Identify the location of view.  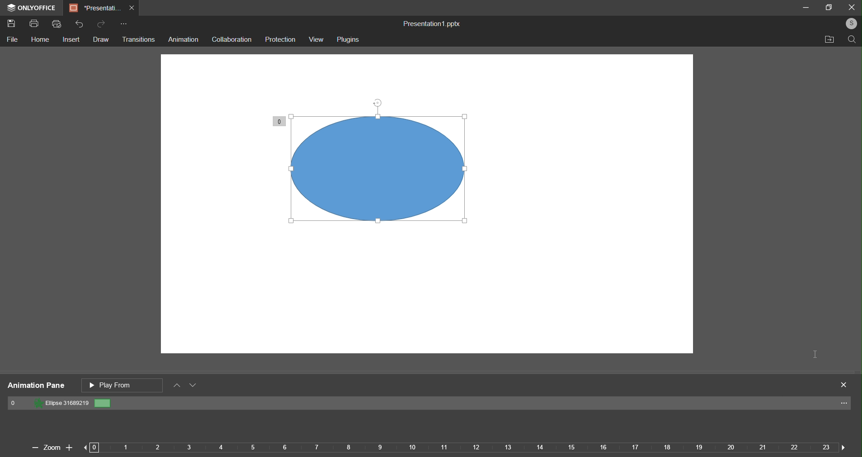
(315, 40).